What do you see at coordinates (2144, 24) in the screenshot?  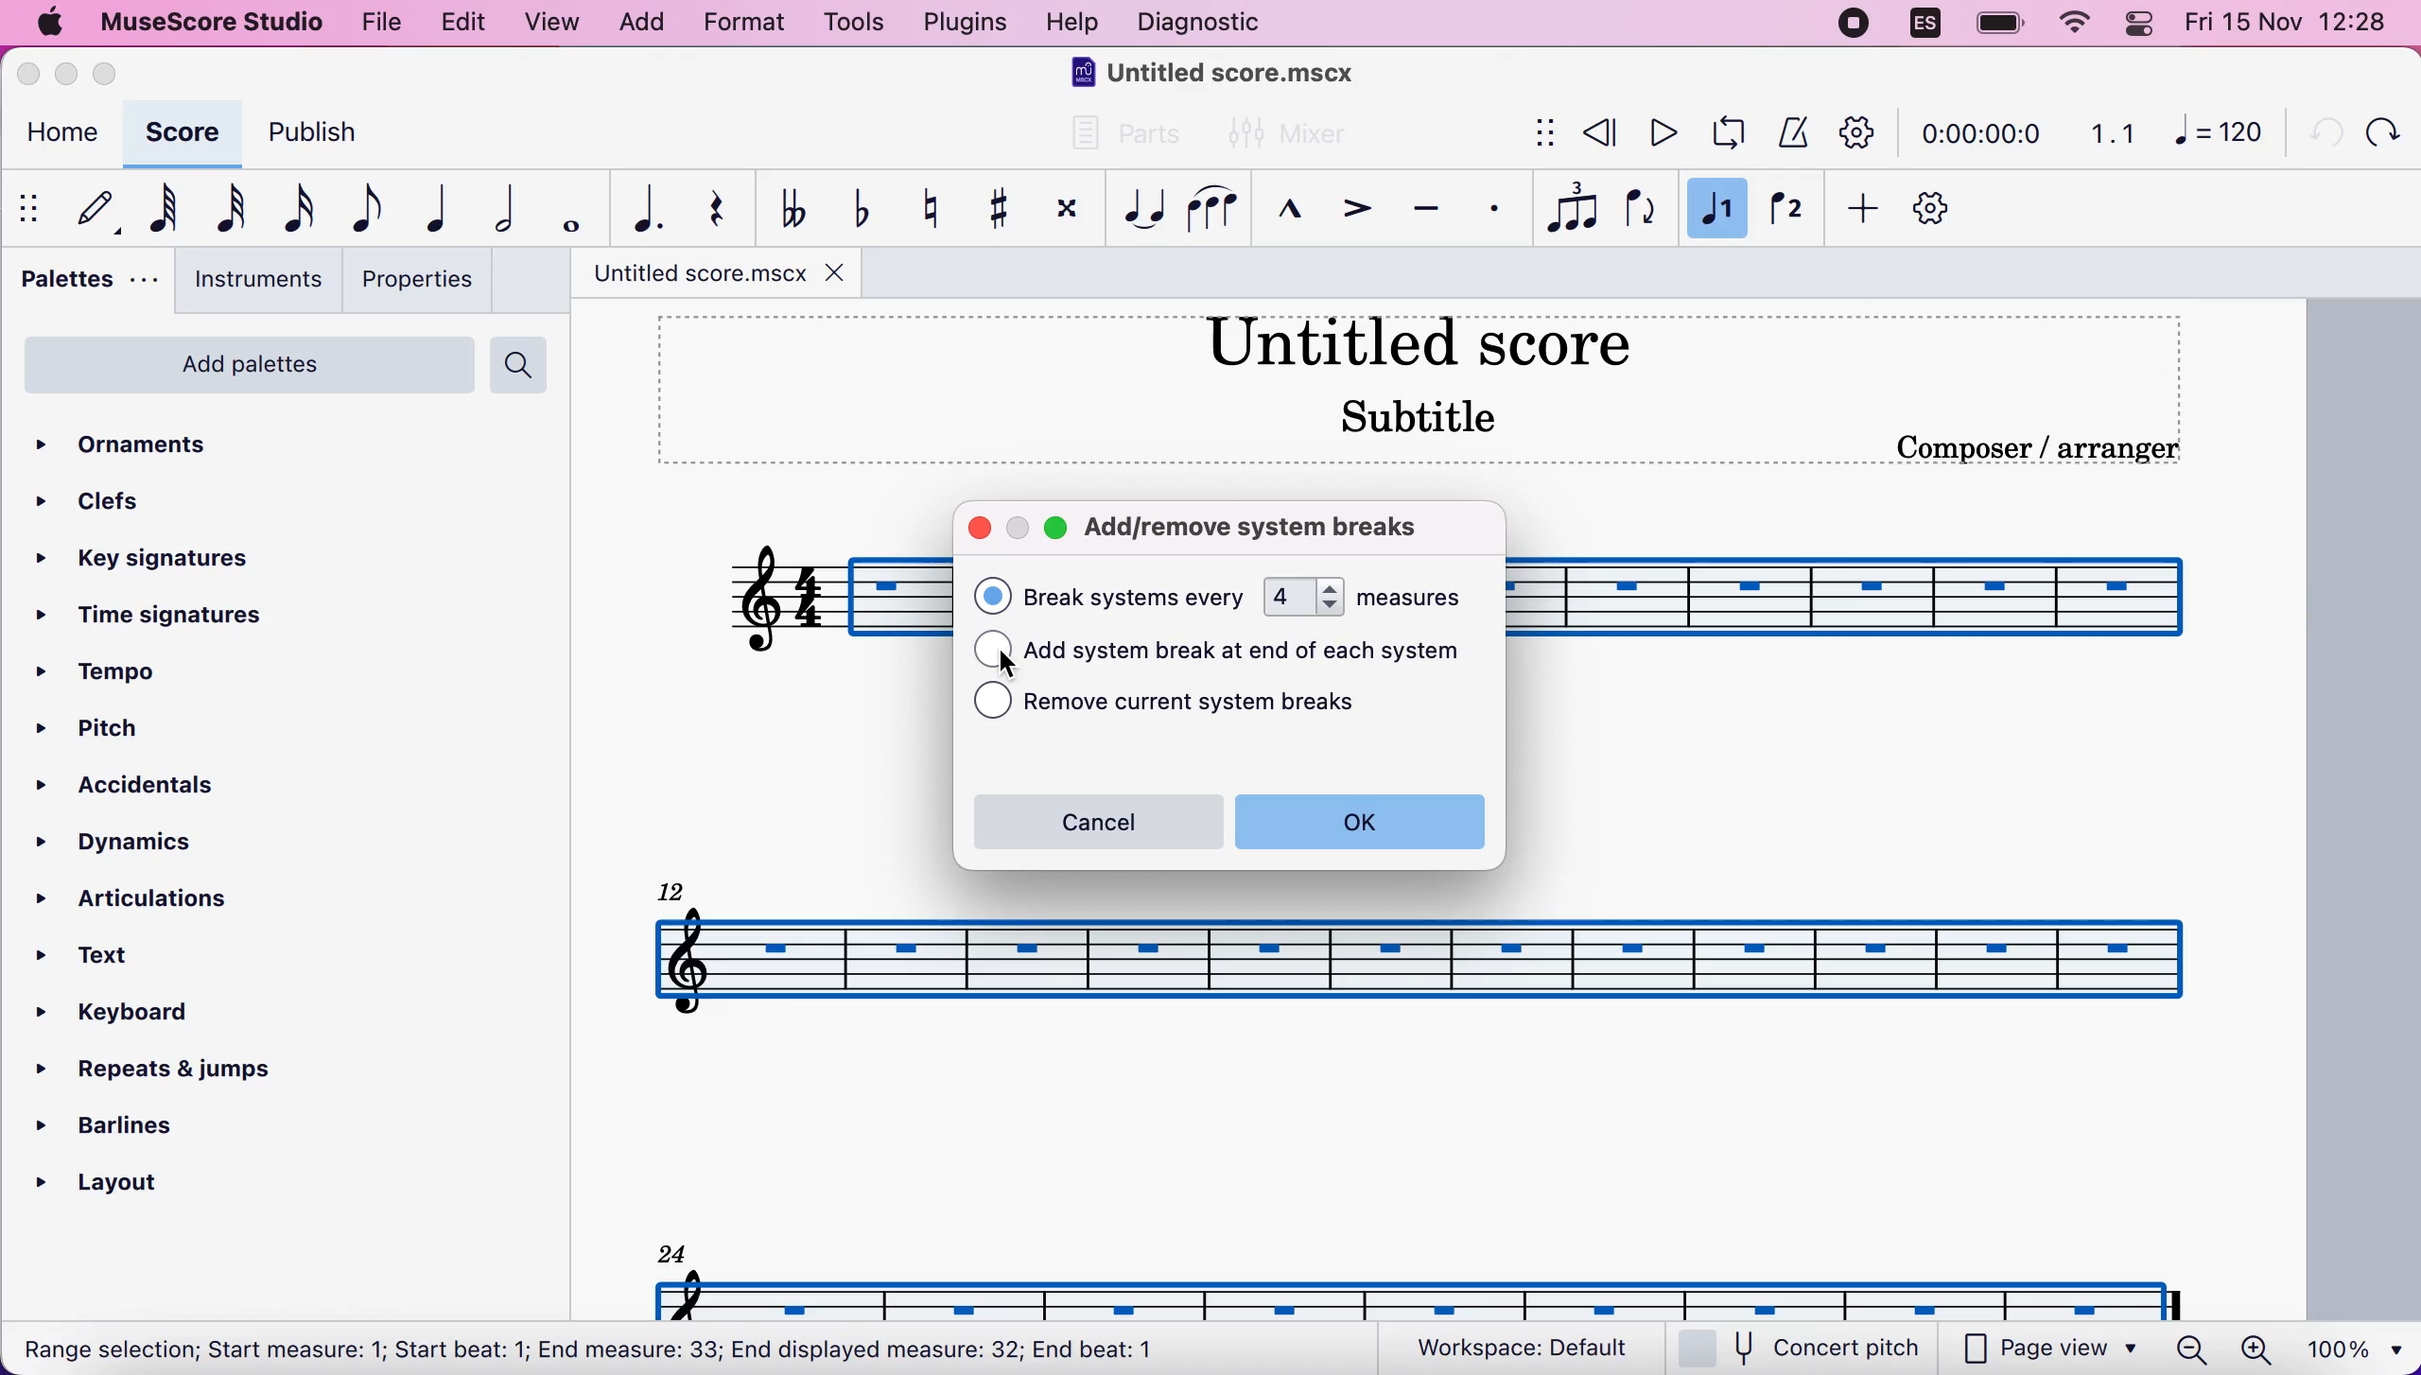 I see `panel control` at bounding box center [2144, 24].